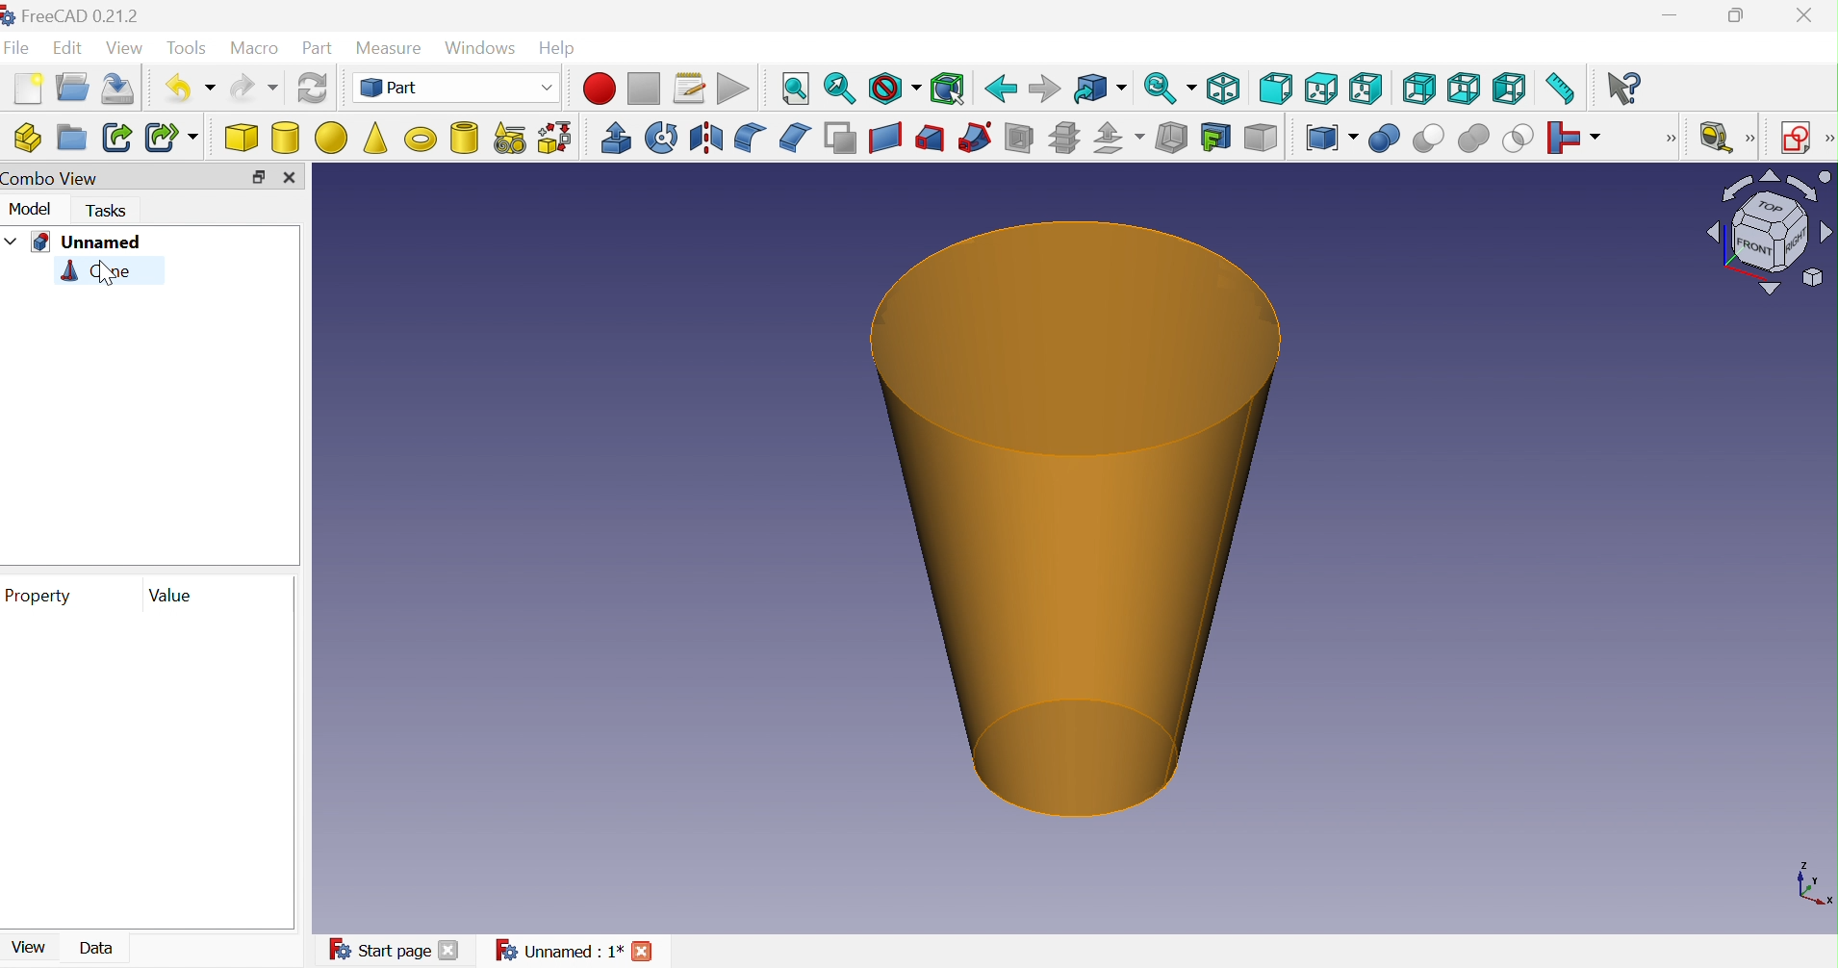 The height and width of the screenshot is (968, 1838). What do you see at coordinates (1169, 88) in the screenshot?
I see `Sync view` at bounding box center [1169, 88].